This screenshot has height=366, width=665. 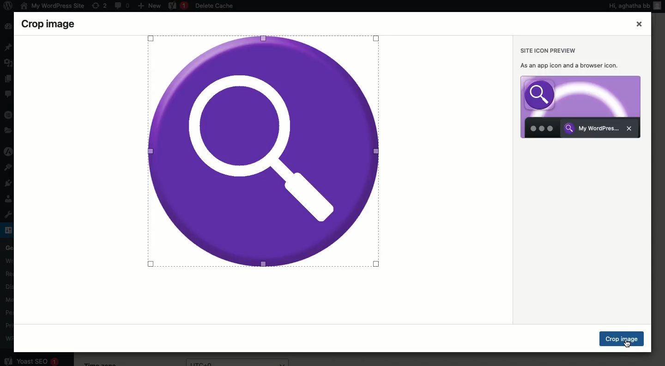 What do you see at coordinates (9, 96) in the screenshot?
I see `Comment` at bounding box center [9, 96].